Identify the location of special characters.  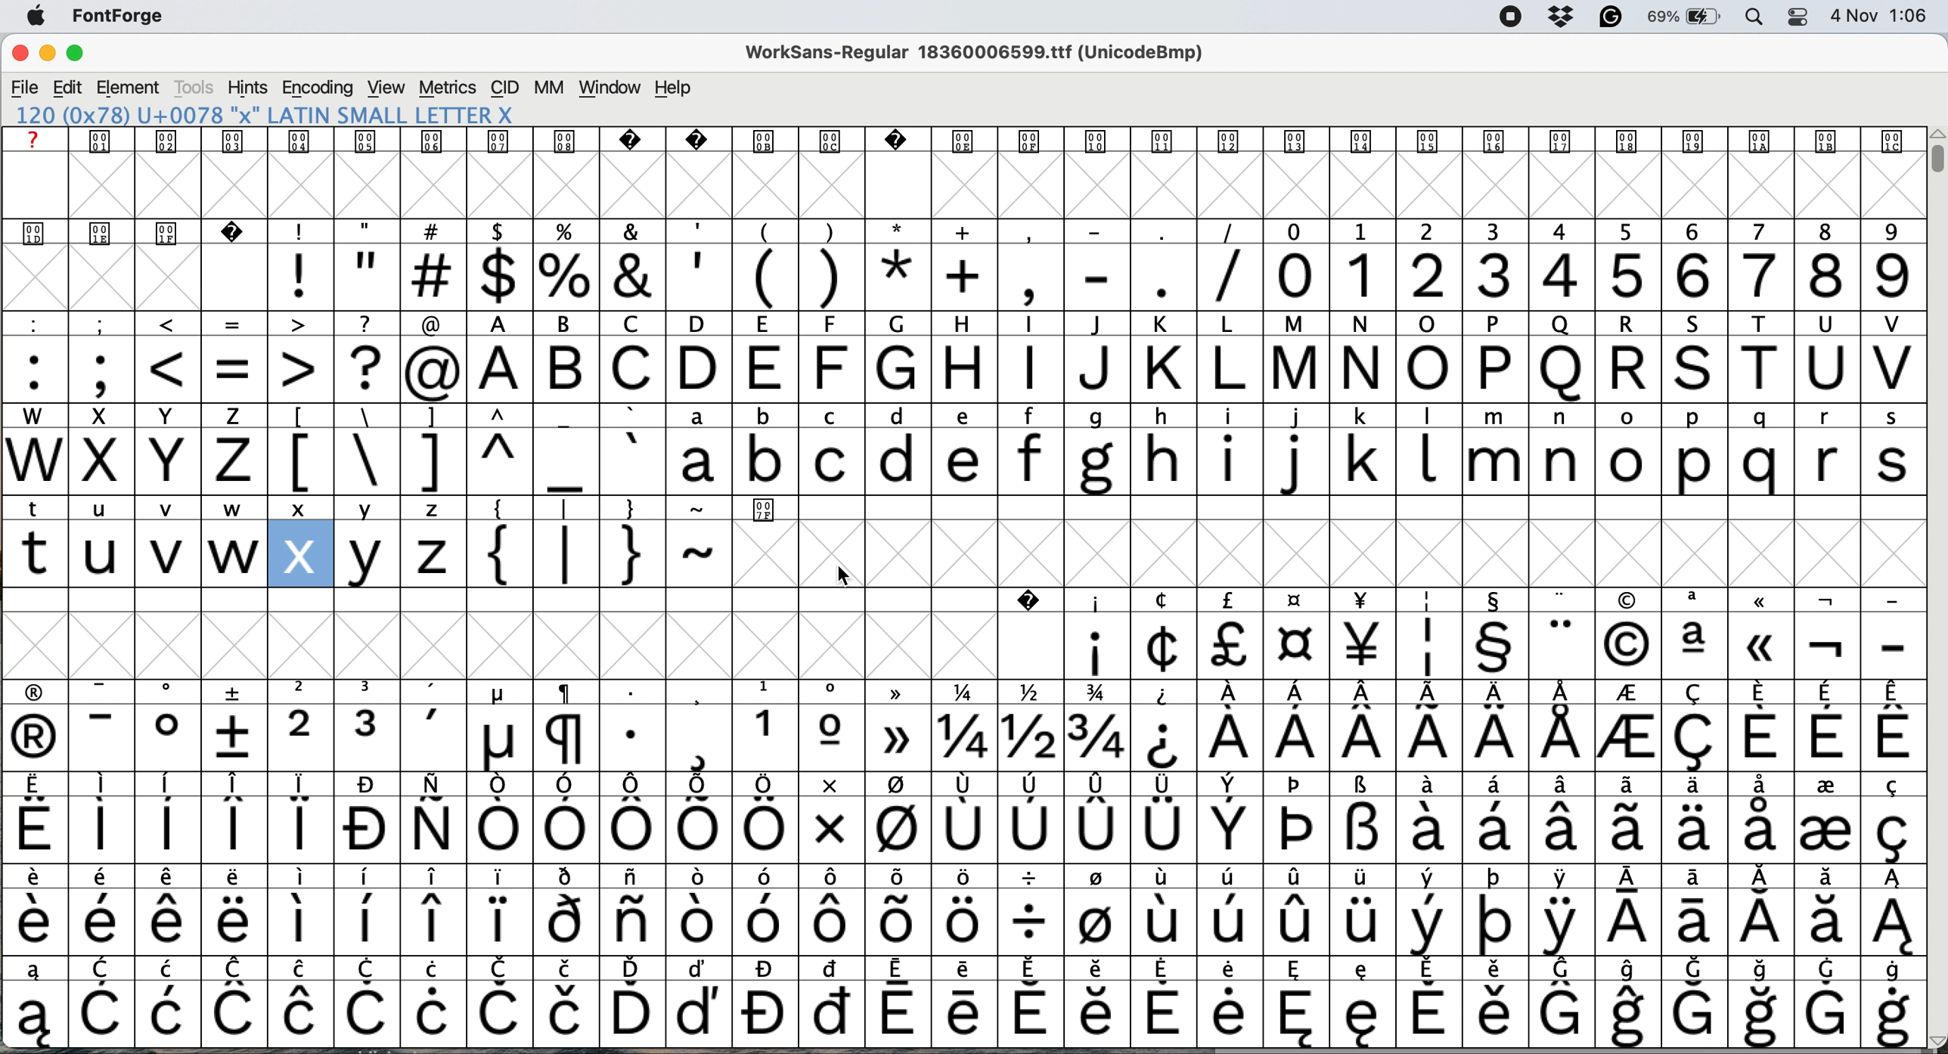
(966, 967).